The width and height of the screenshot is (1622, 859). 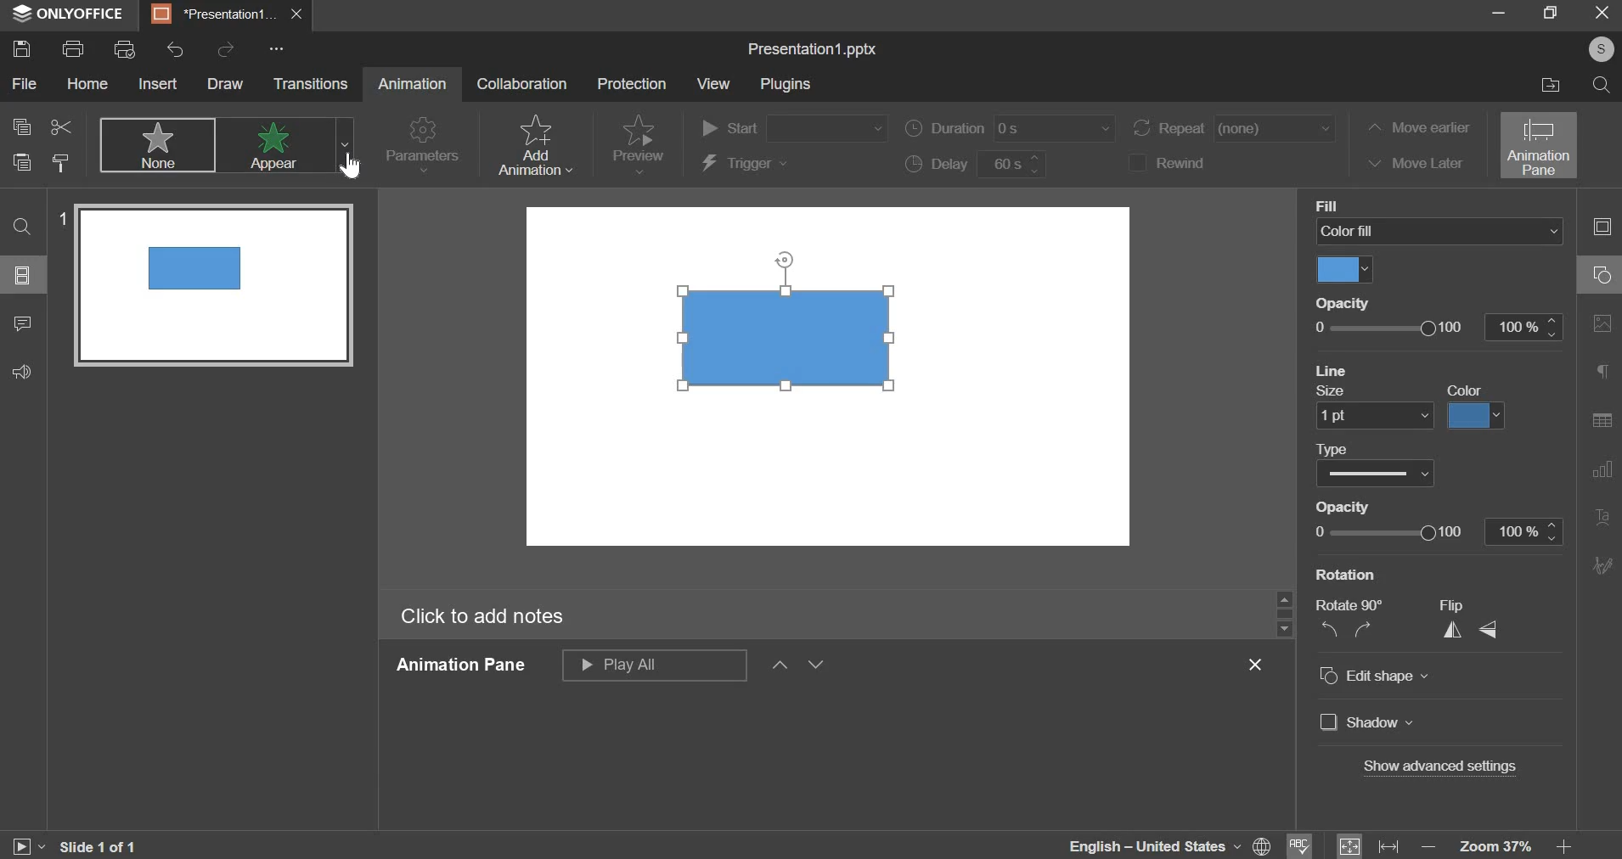 What do you see at coordinates (1496, 847) in the screenshot?
I see `zoom 37%` at bounding box center [1496, 847].